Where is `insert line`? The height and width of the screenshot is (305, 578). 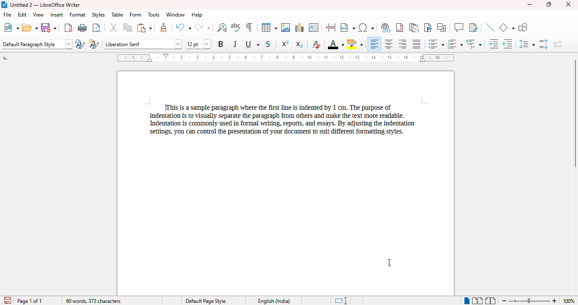
insert line is located at coordinates (490, 28).